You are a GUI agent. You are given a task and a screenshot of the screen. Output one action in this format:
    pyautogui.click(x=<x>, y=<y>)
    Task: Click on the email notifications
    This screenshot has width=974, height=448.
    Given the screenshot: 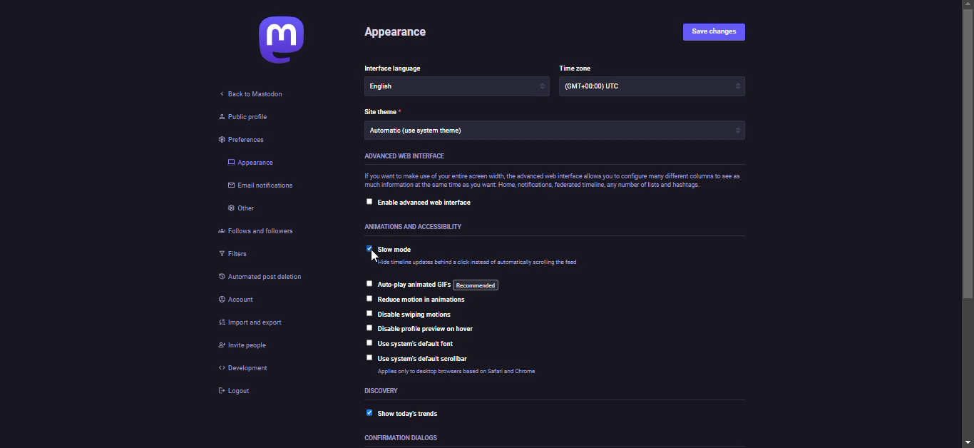 What is the action you would take?
    pyautogui.click(x=262, y=188)
    